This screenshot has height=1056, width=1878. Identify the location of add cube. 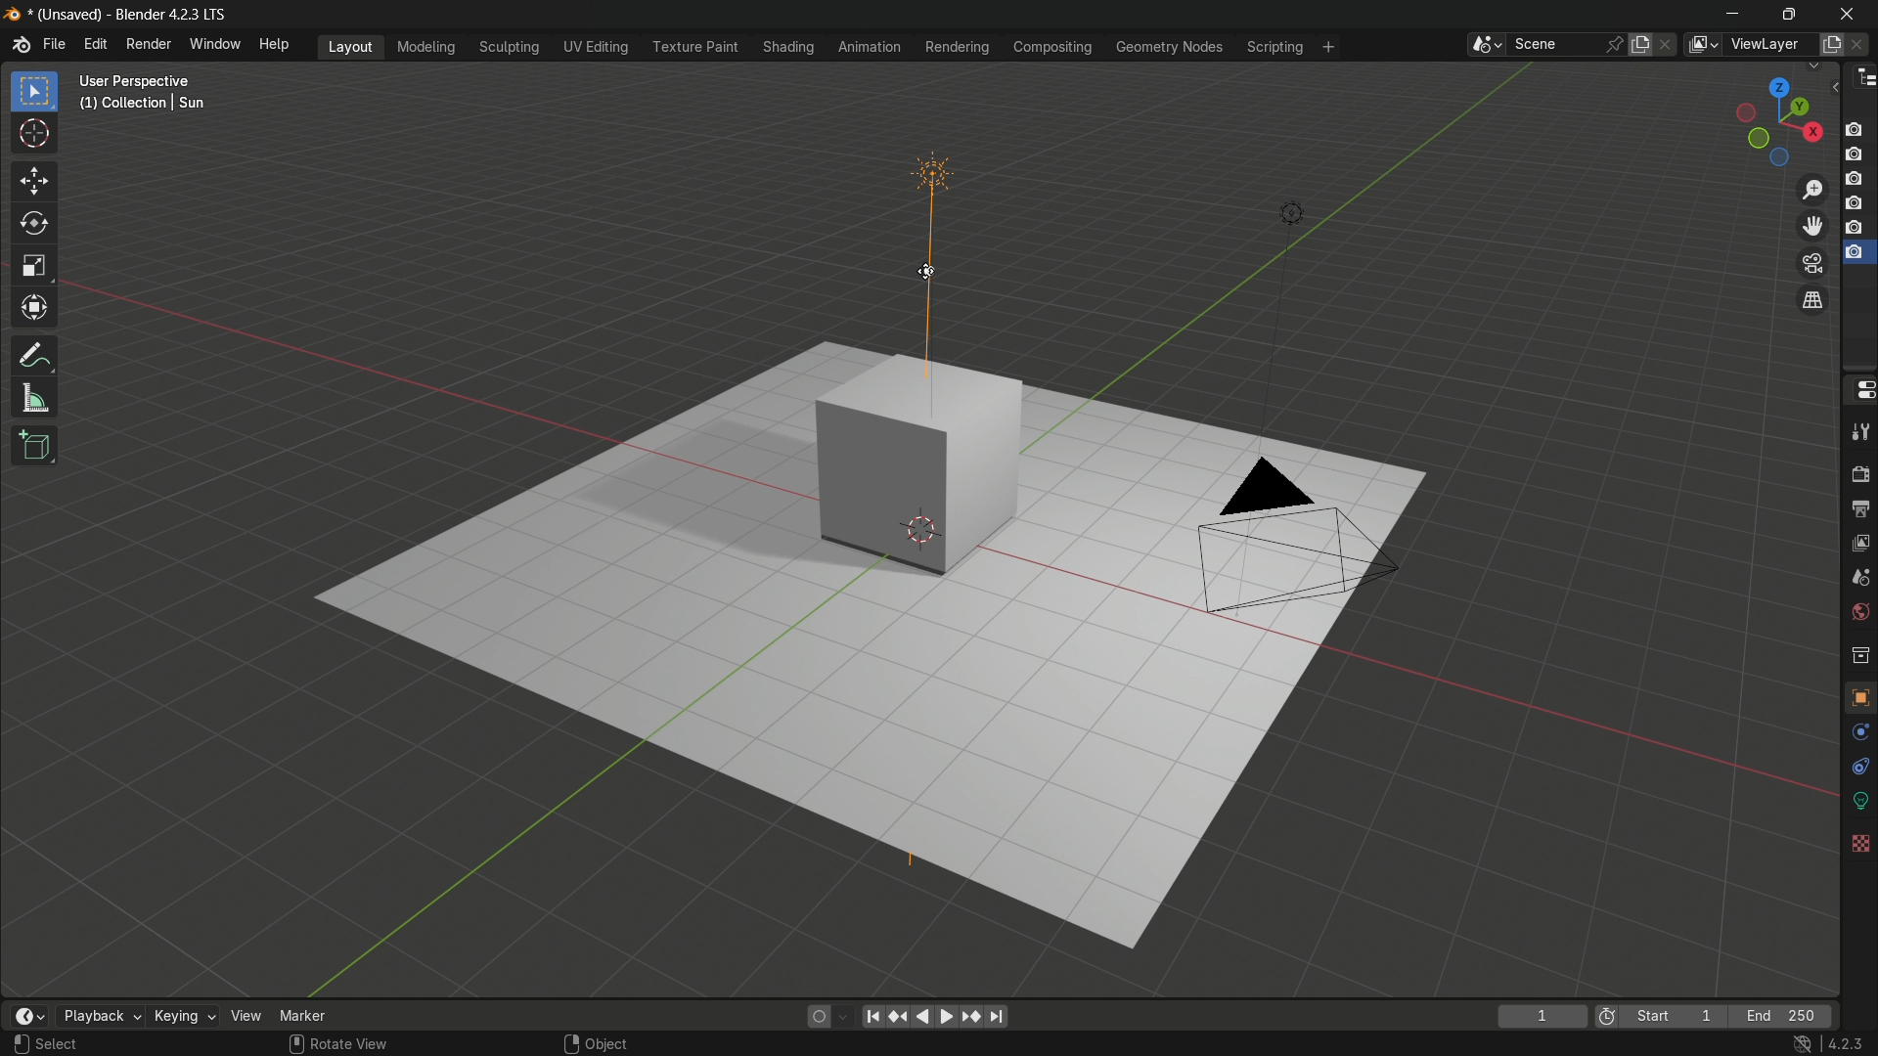
(37, 446).